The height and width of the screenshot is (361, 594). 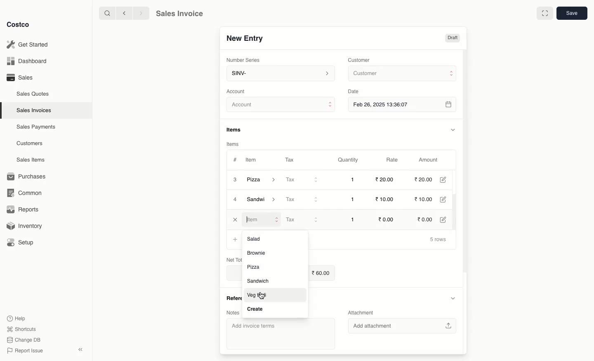 I want to click on Sales Items, so click(x=33, y=160).